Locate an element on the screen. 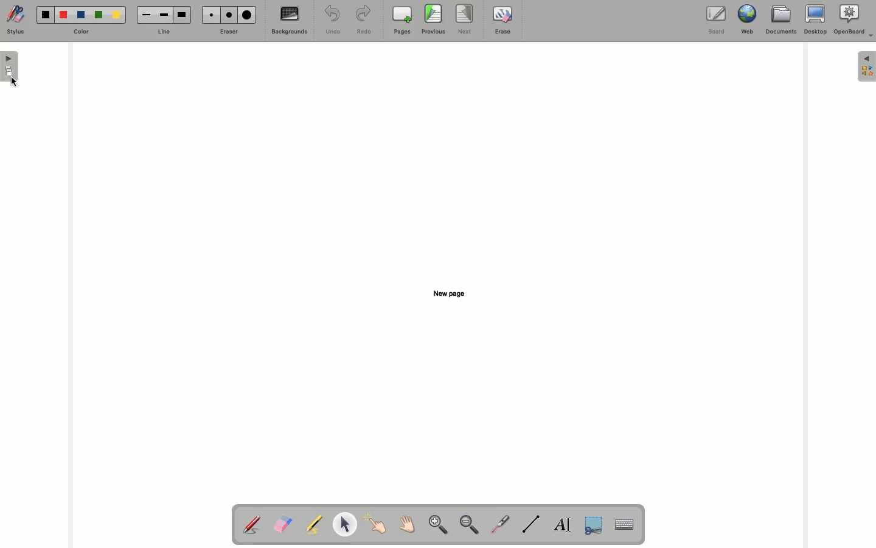 This screenshot has width=876, height=548. Line is located at coordinates (161, 33).